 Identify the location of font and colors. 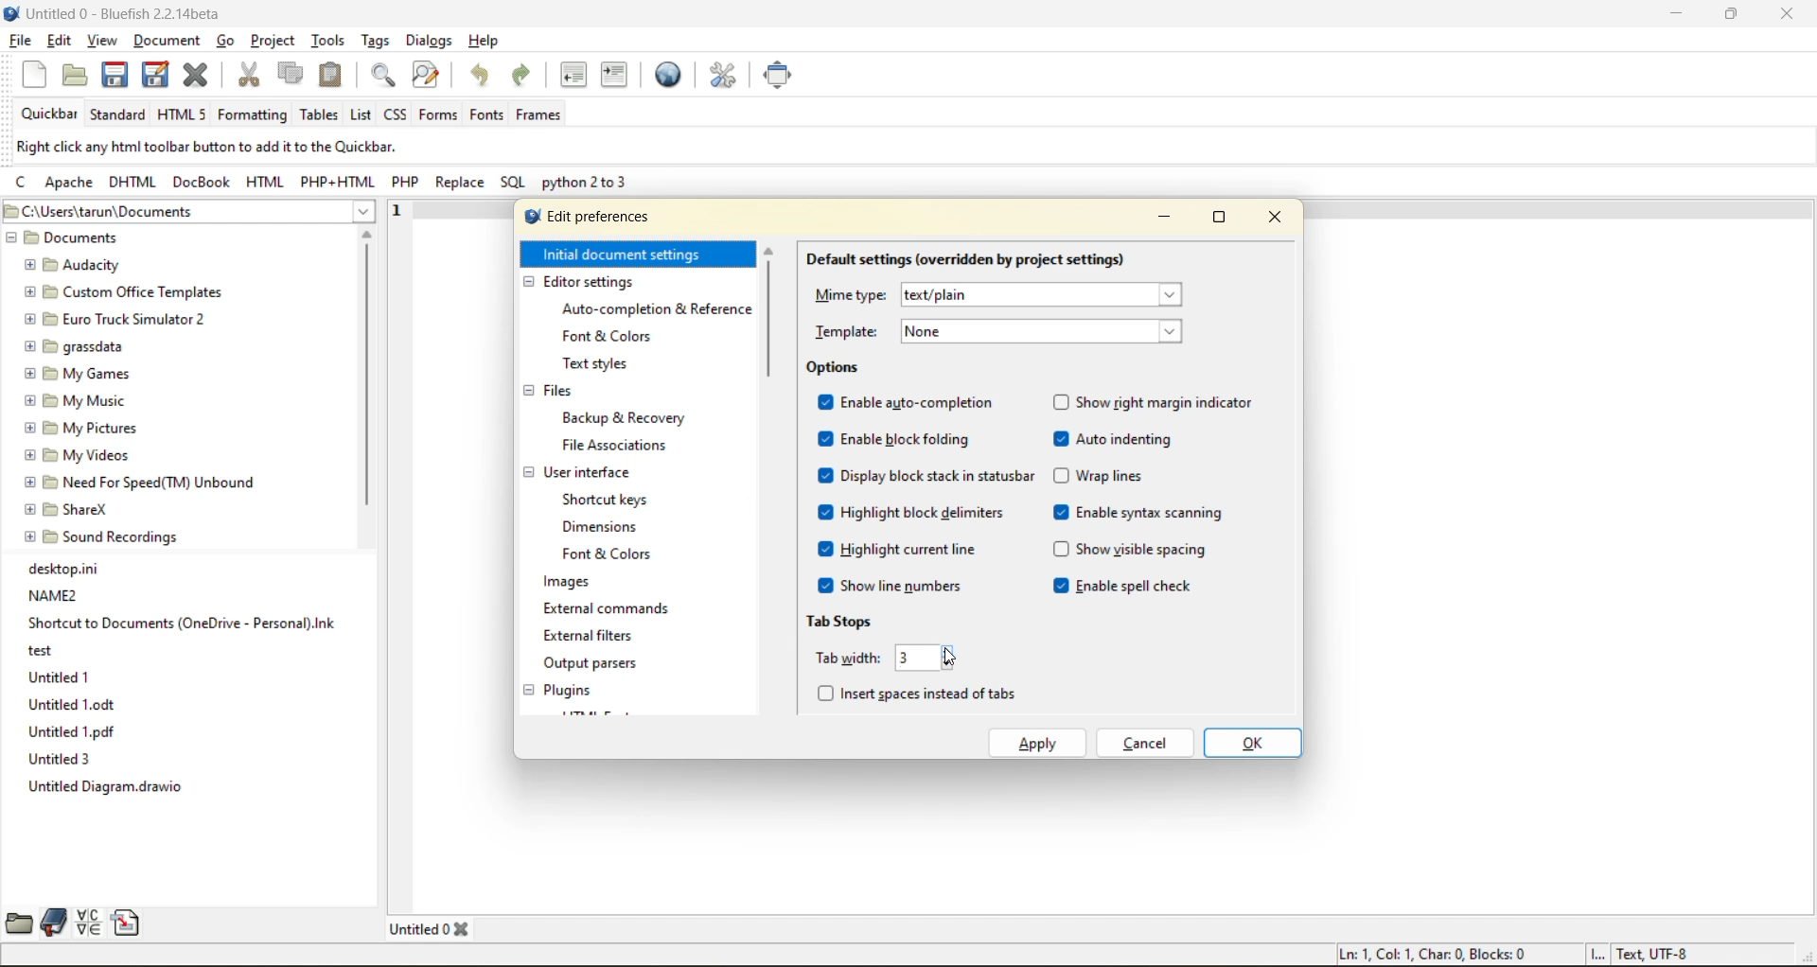
(612, 554).